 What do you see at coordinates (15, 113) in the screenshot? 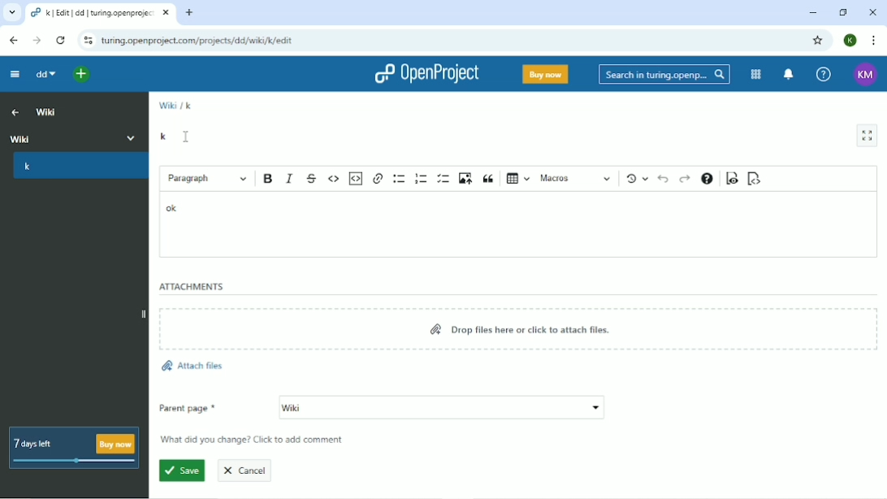
I see `Up` at bounding box center [15, 113].